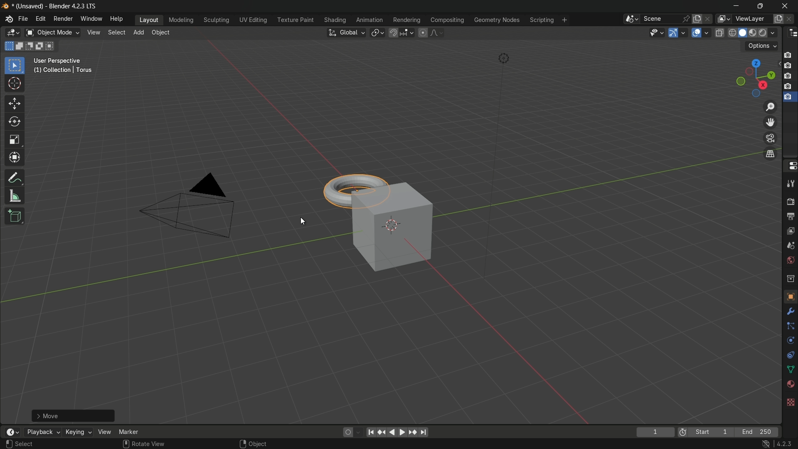 Image resolution: width=798 pixels, height=449 pixels. Describe the element at coordinates (787, 65) in the screenshot. I see `layer 2` at that location.